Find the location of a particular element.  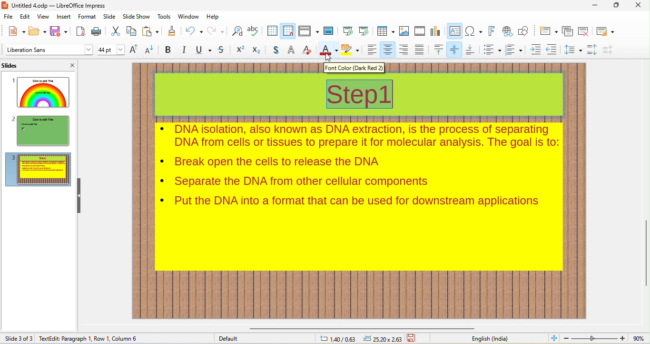

duplicate slide is located at coordinates (568, 32).